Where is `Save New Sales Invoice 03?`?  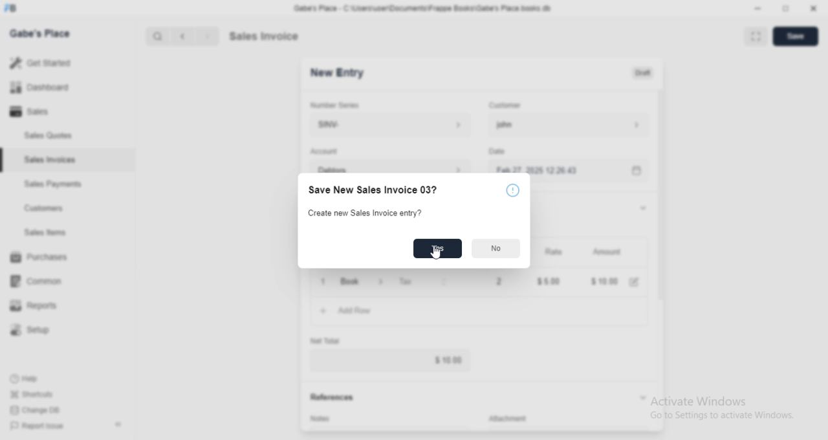
Save New Sales Invoice 03? is located at coordinates (371, 190).